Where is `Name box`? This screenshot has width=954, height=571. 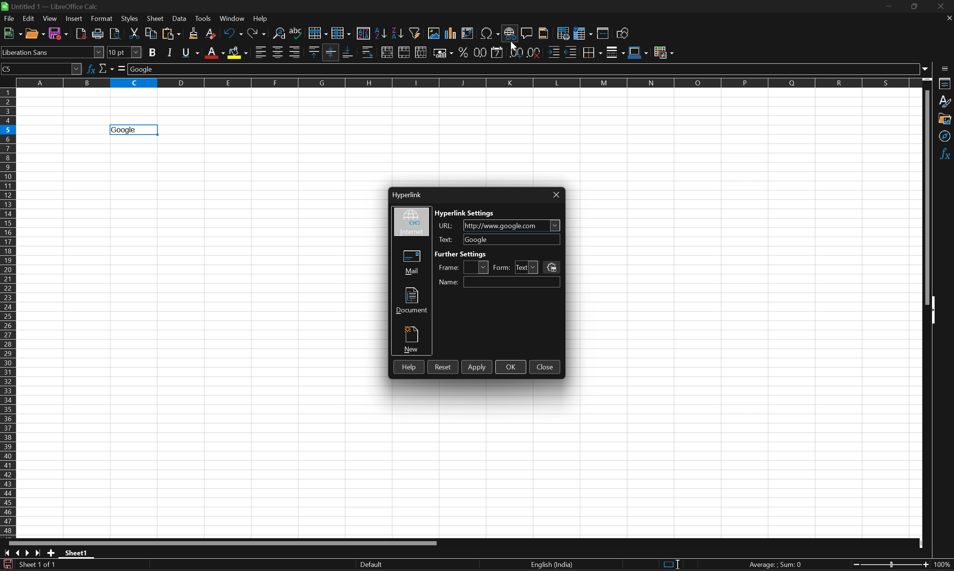 Name box is located at coordinates (41, 69).